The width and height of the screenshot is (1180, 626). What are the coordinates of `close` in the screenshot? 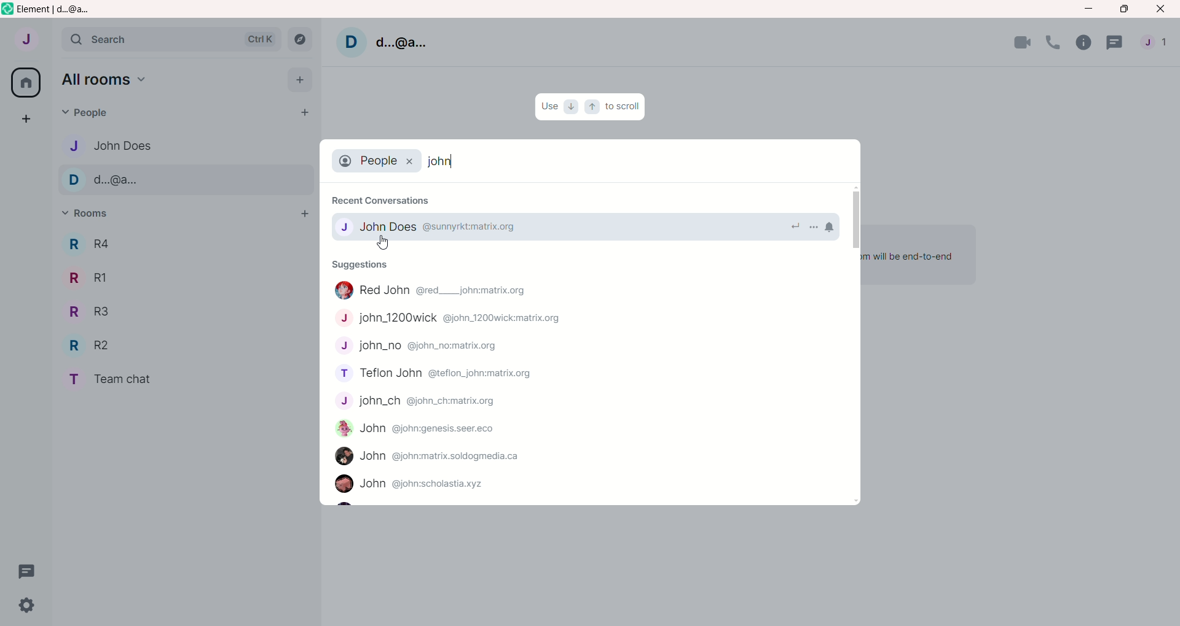 It's located at (1162, 9).